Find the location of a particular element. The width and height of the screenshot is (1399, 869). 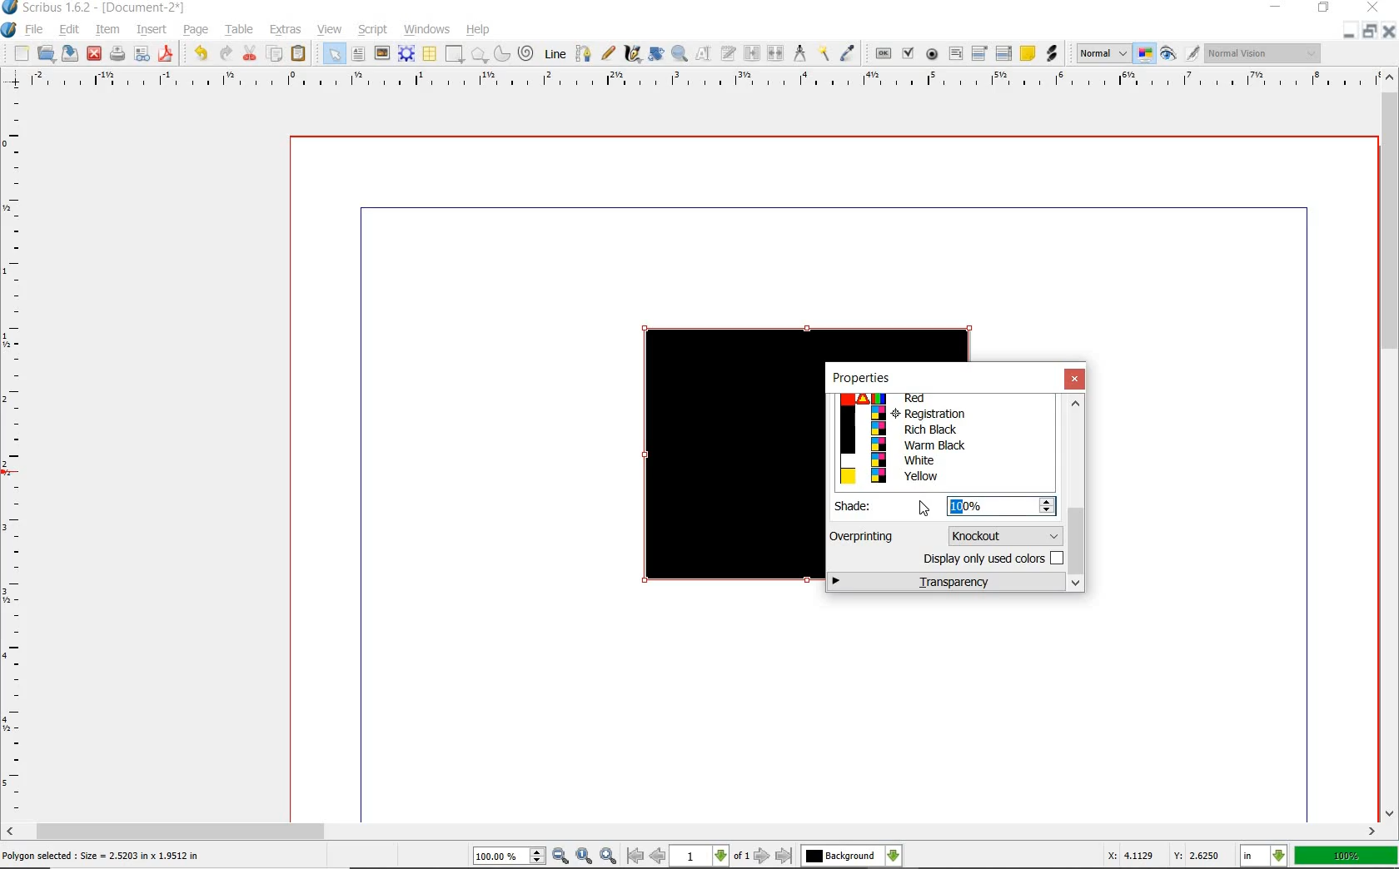

100% is located at coordinates (1346, 857).